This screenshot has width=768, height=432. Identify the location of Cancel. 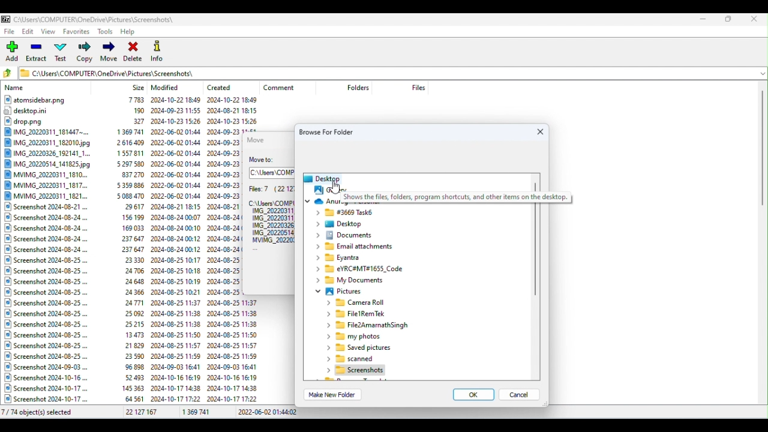
(523, 397).